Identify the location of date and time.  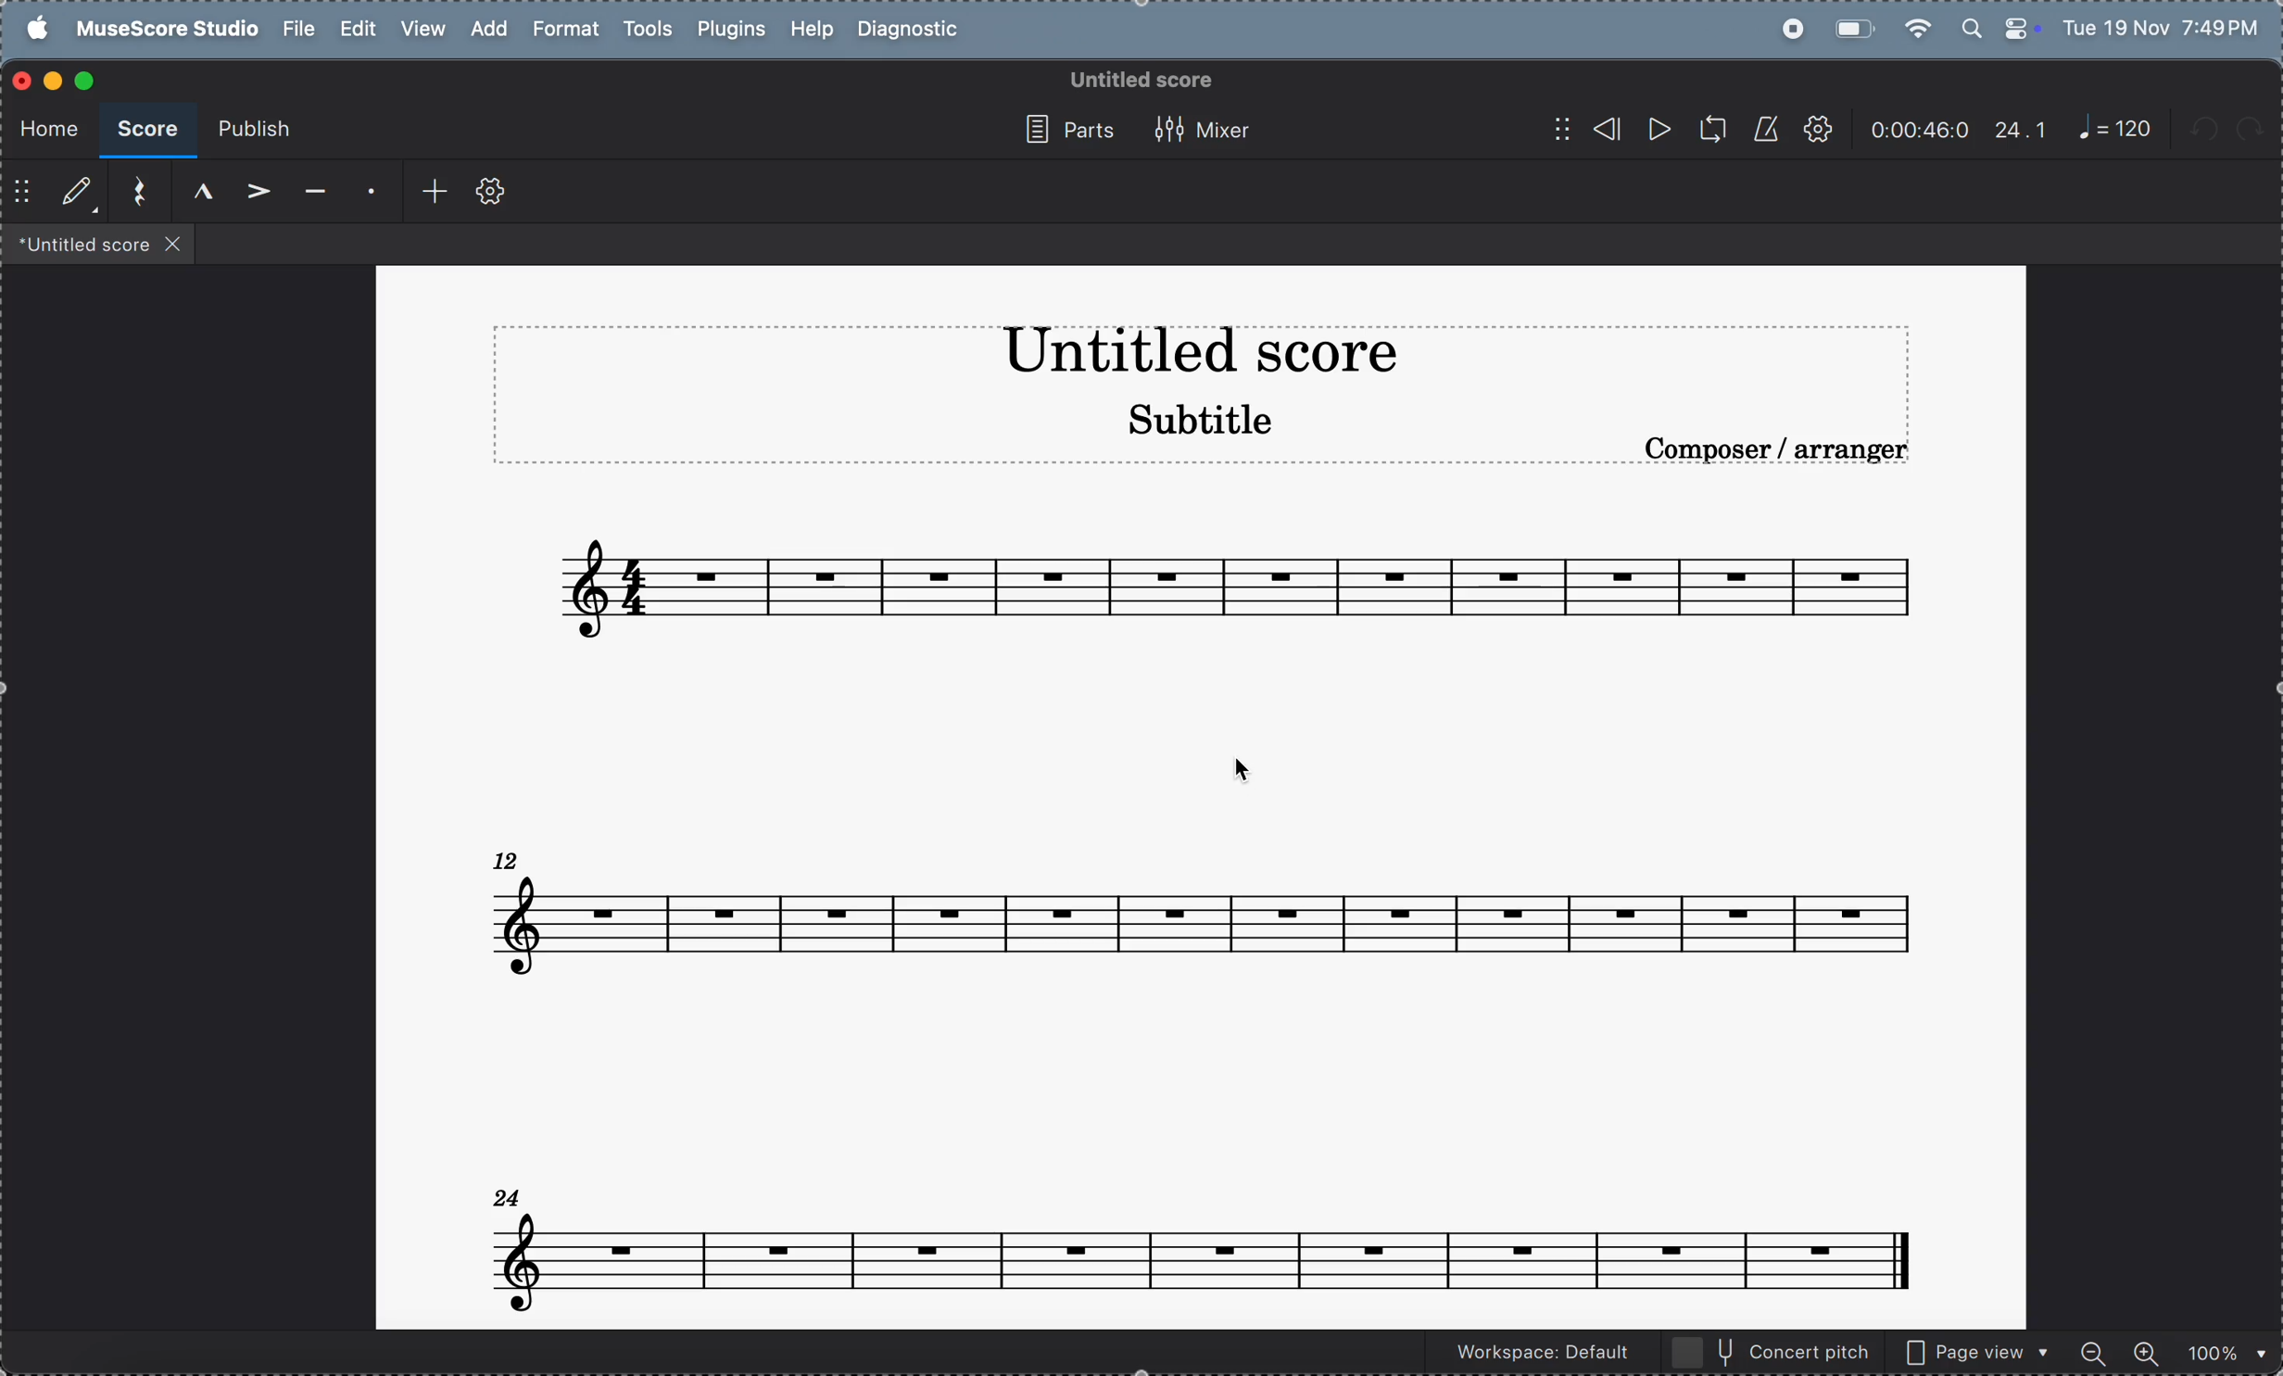
(2163, 26).